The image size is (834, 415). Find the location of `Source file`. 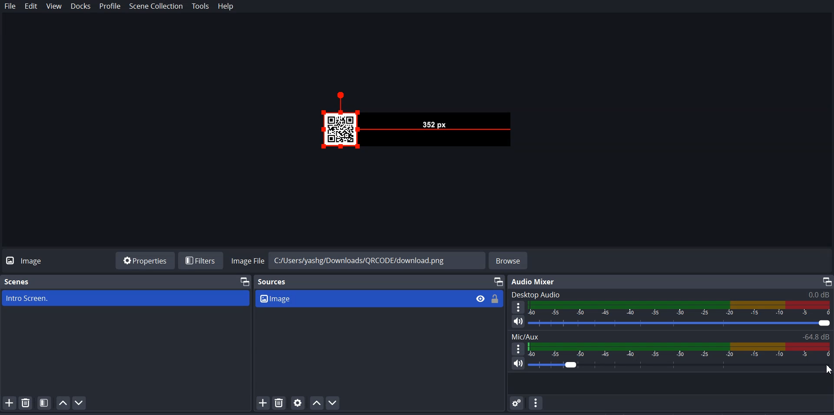

Source file is located at coordinates (361, 298).